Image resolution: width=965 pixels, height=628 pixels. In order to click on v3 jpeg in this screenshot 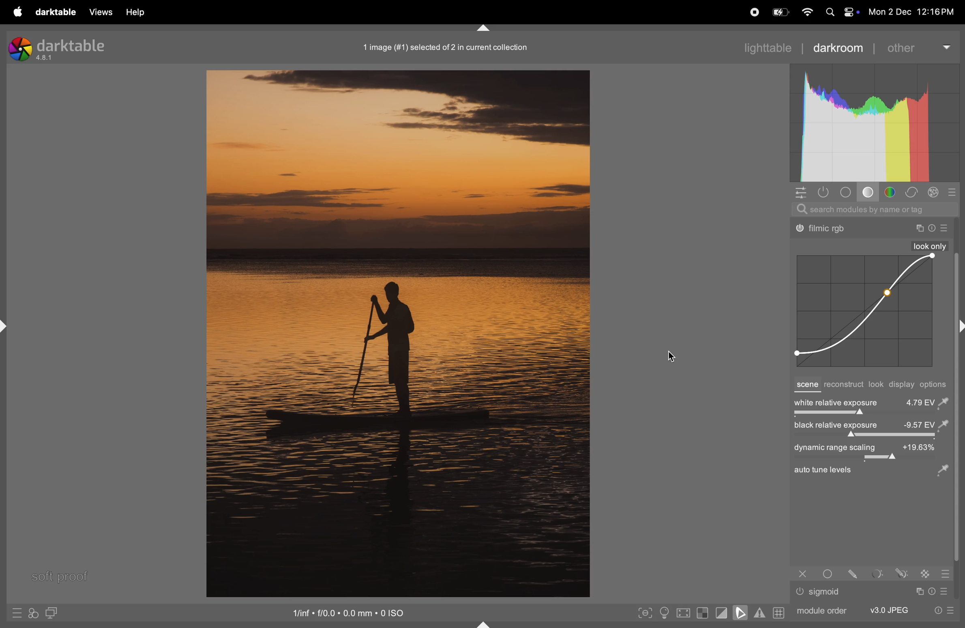, I will do `click(889, 610)`.